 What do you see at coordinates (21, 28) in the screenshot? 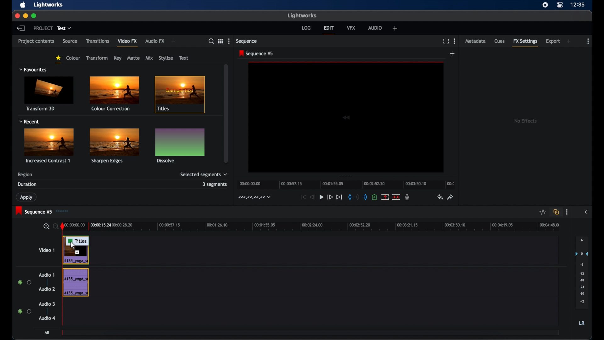
I see `back` at bounding box center [21, 28].